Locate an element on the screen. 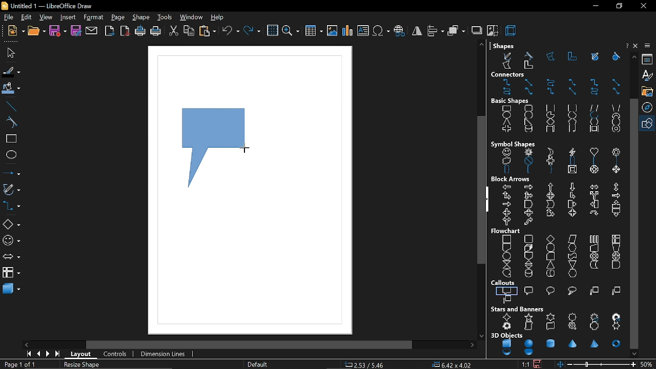  current page is located at coordinates (20, 365).